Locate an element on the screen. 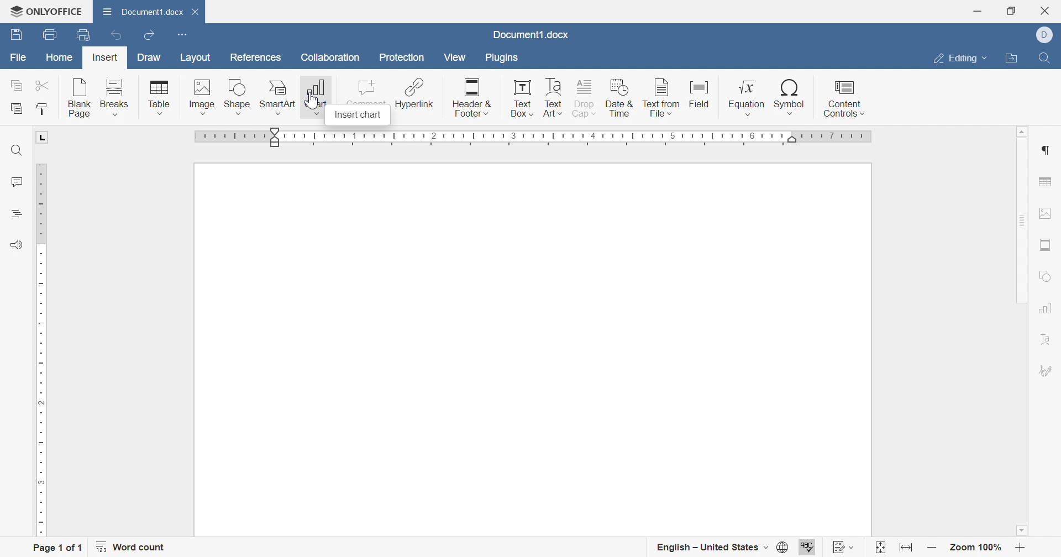  cursor is located at coordinates (316, 108).